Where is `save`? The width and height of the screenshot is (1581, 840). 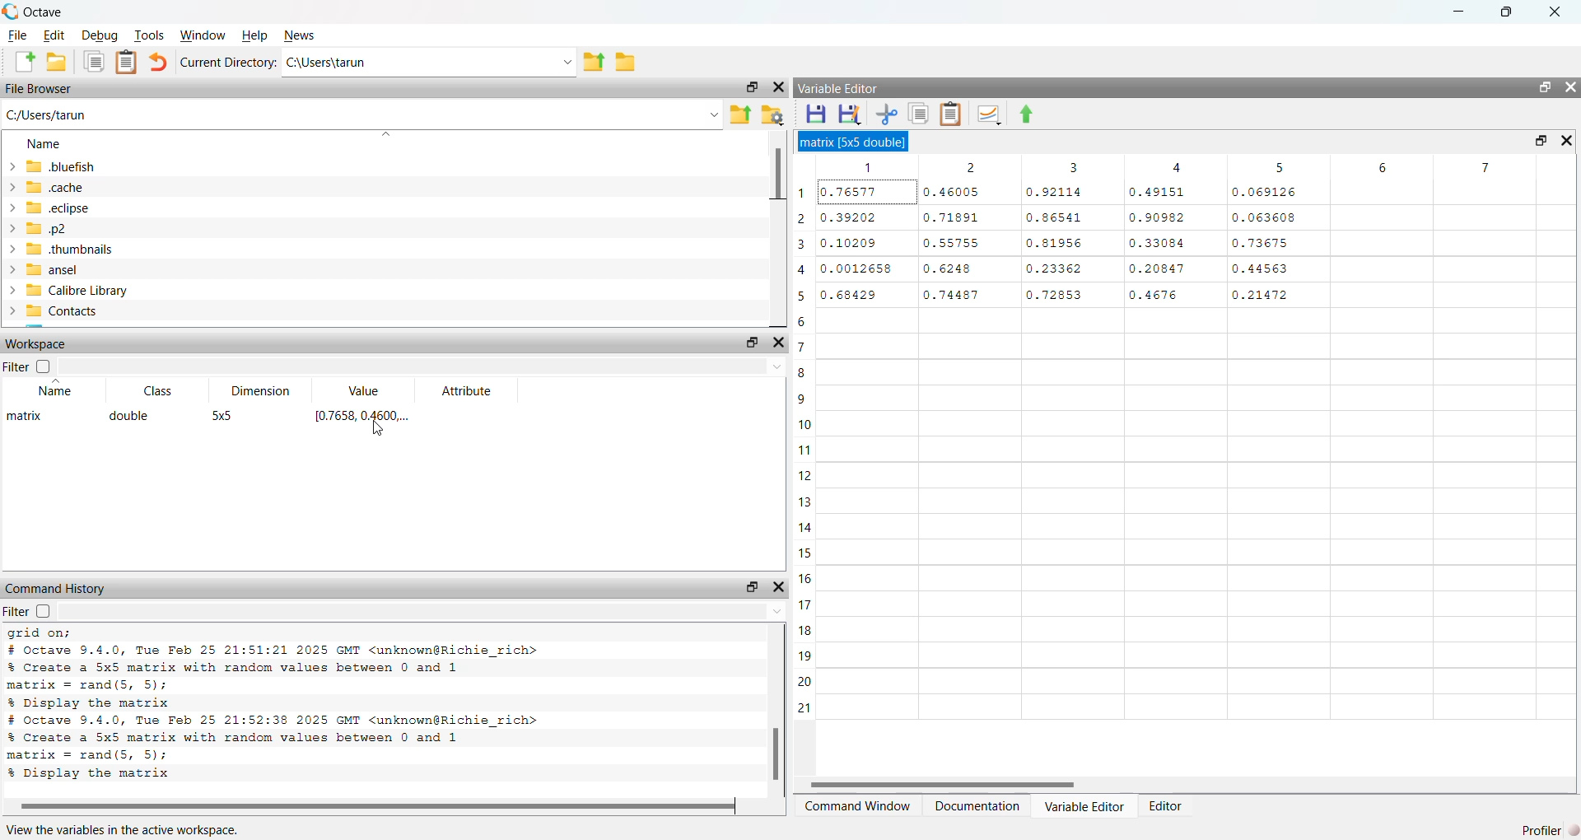 save is located at coordinates (818, 114).